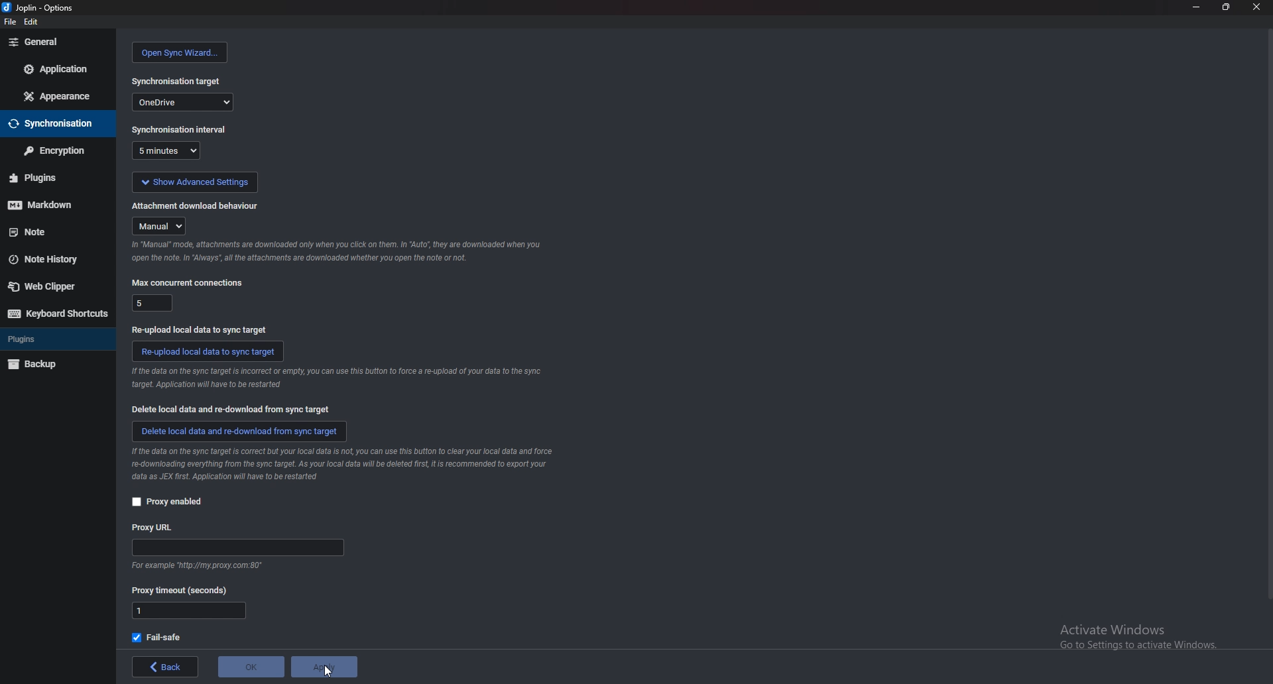  What do you see at coordinates (10, 22) in the screenshot?
I see `file` at bounding box center [10, 22].